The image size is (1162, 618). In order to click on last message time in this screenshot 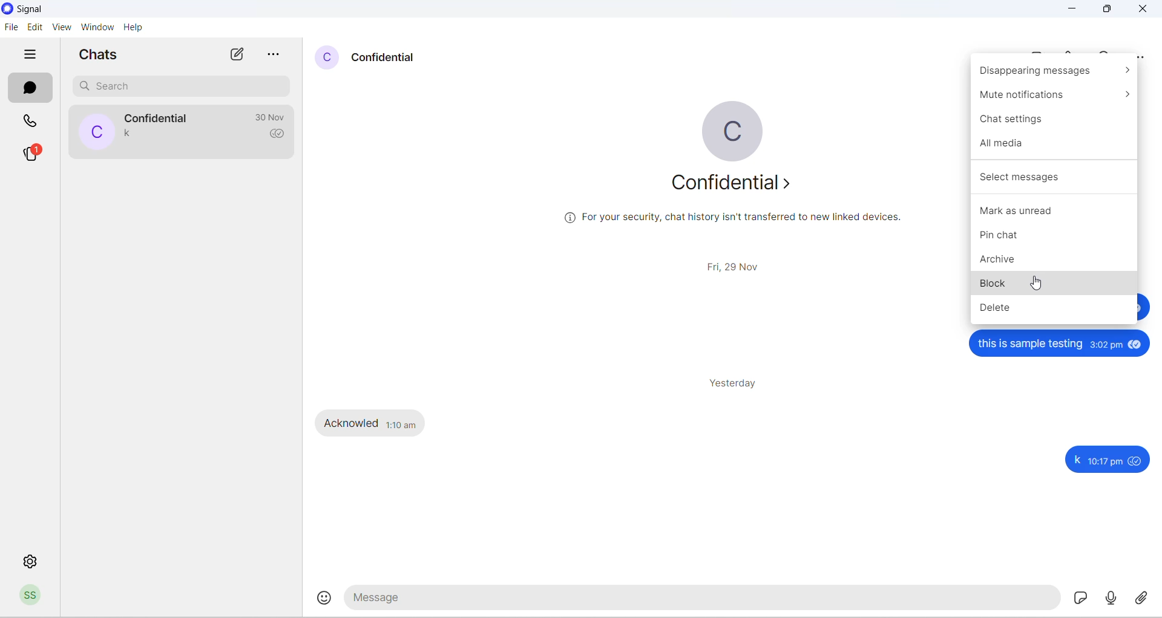, I will do `click(267, 117)`.